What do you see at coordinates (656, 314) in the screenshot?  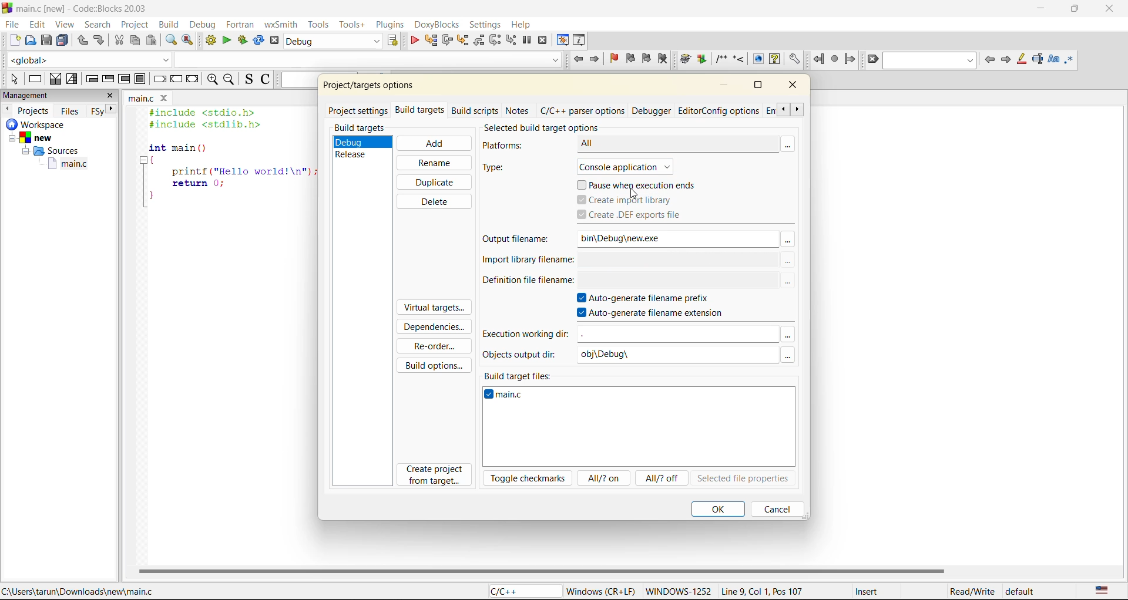 I see `autogenerate filename extension` at bounding box center [656, 314].